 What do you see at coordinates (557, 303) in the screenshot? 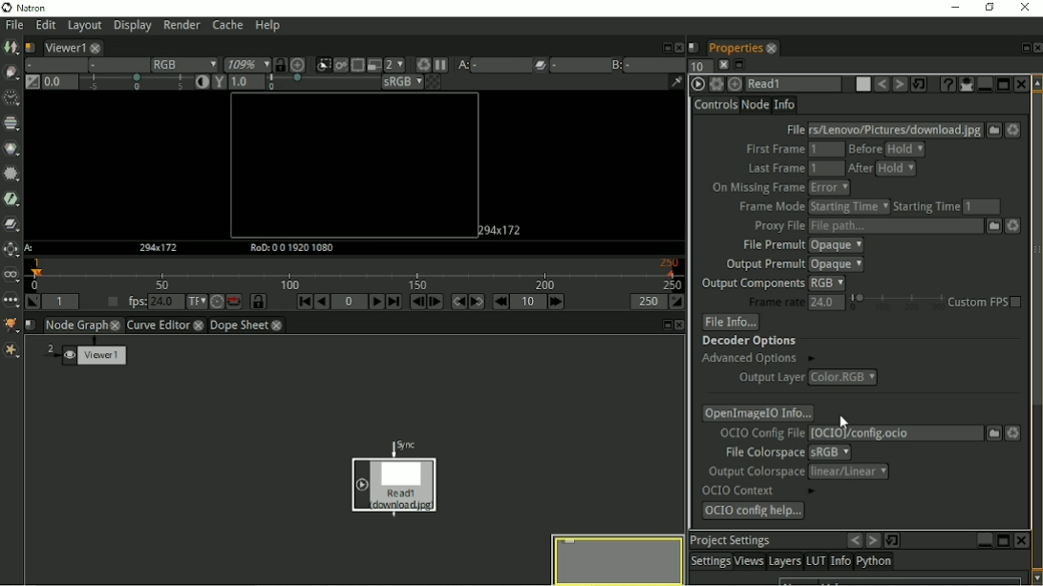
I see `Next increment` at bounding box center [557, 303].